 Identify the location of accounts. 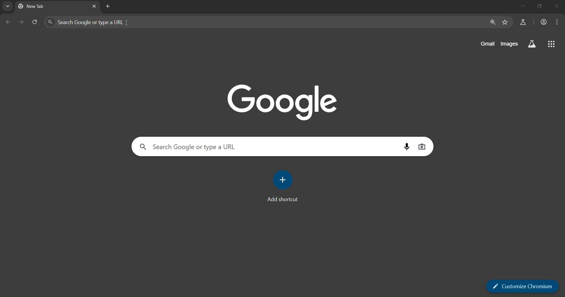
(544, 22).